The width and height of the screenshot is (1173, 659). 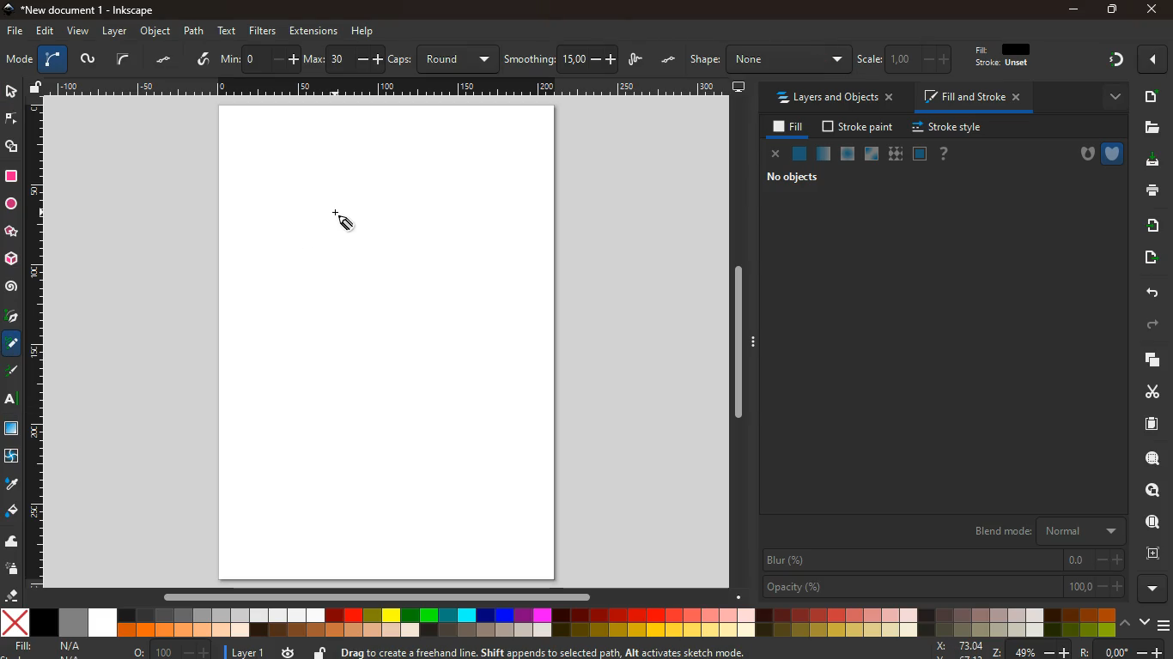 I want to click on more, so click(x=1153, y=589).